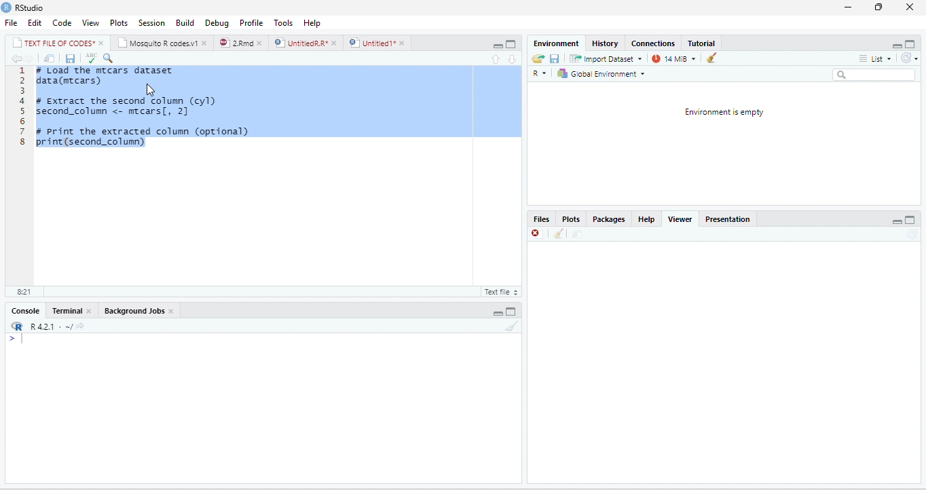 This screenshot has width=926, height=490. I want to click on Console, so click(23, 311).